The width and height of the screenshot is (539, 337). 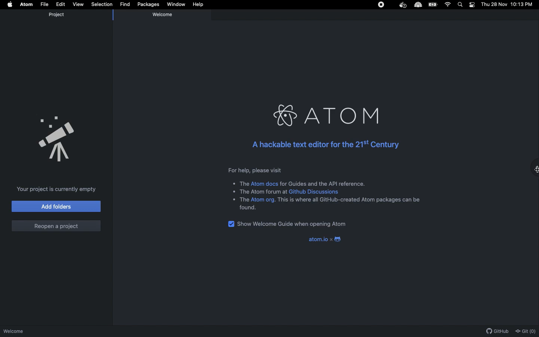 I want to click on Show welcome guide when opening Atom, so click(x=294, y=224).